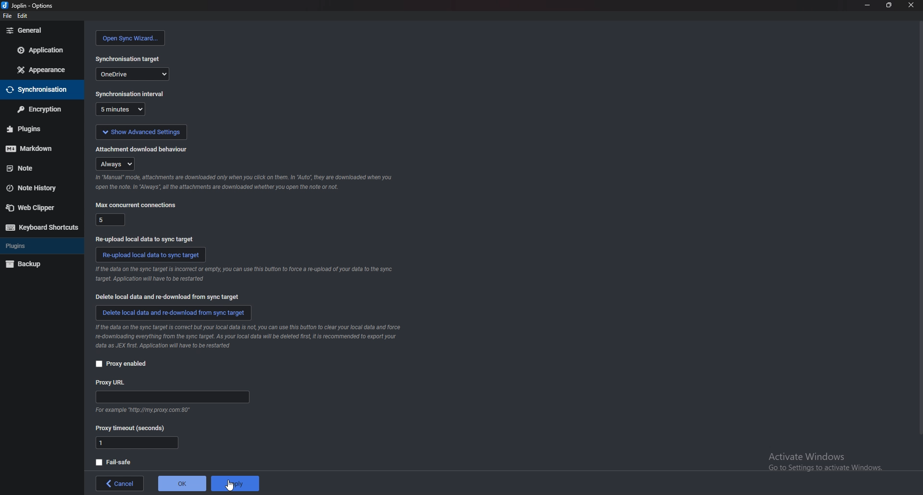 This screenshot has width=923, height=495. Describe the element at coordinates (40, 109) in the screenshot. I see `encryption` at that location.